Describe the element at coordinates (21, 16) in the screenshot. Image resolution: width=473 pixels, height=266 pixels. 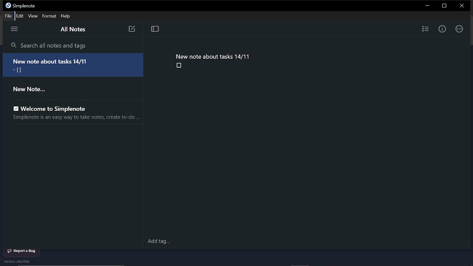
I see `Edit` at that location.